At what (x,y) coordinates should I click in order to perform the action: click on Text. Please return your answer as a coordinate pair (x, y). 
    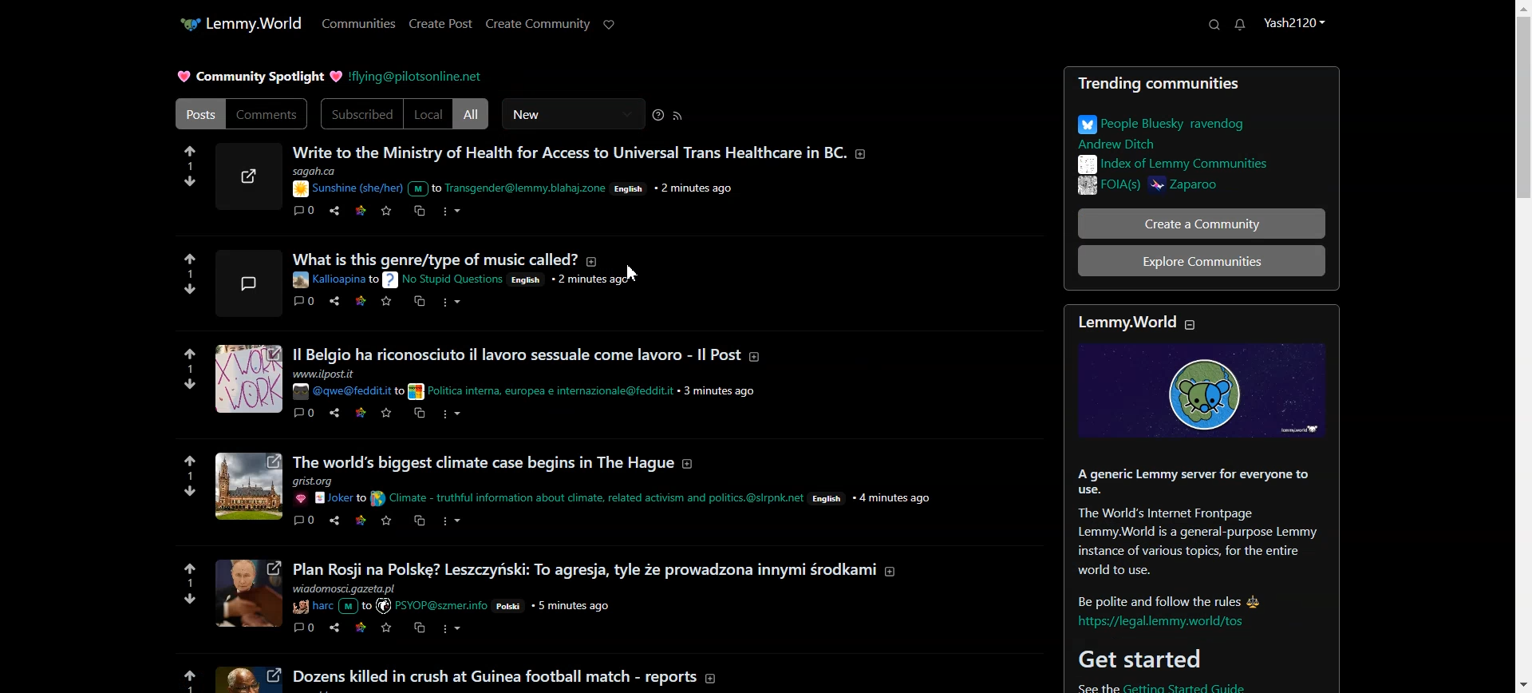
    Looking at the image, I should click on (1191, 535).